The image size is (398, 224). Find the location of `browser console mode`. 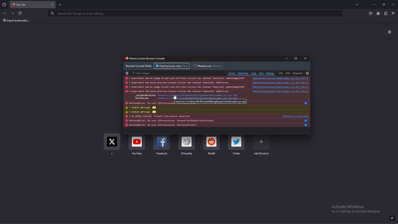

browser console mode is located at coordinates (139, 66).